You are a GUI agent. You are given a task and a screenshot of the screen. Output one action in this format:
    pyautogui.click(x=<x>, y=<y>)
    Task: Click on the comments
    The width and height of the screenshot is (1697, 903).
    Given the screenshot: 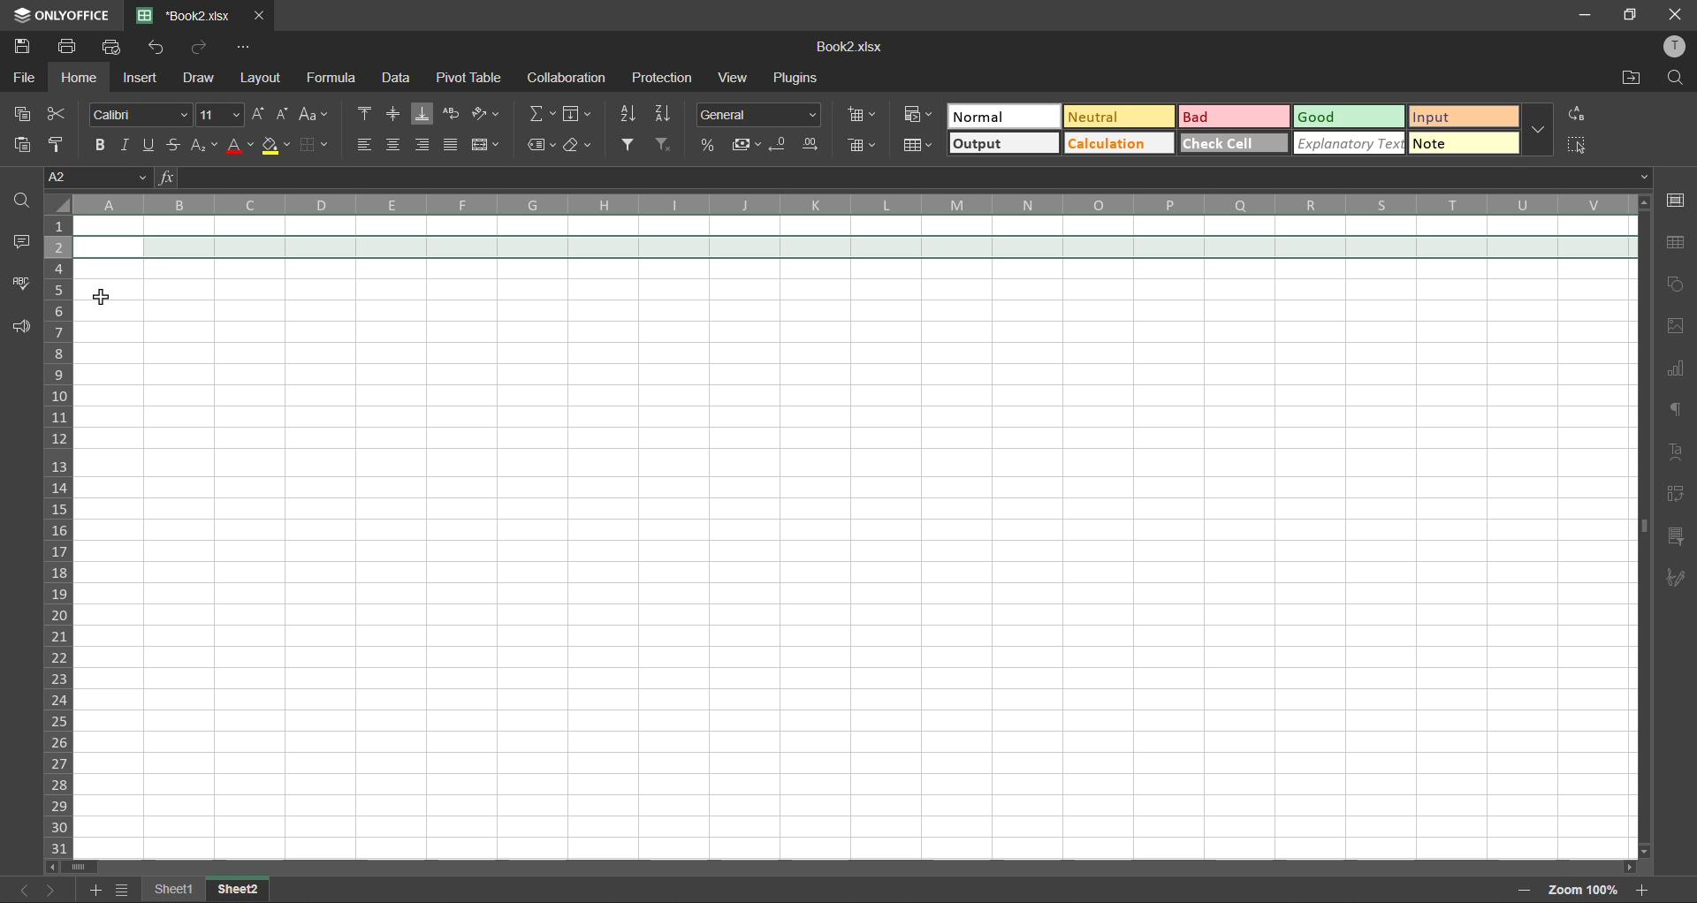 What is the action you would take?
    pyautogui.click(x=25, y=245)
    